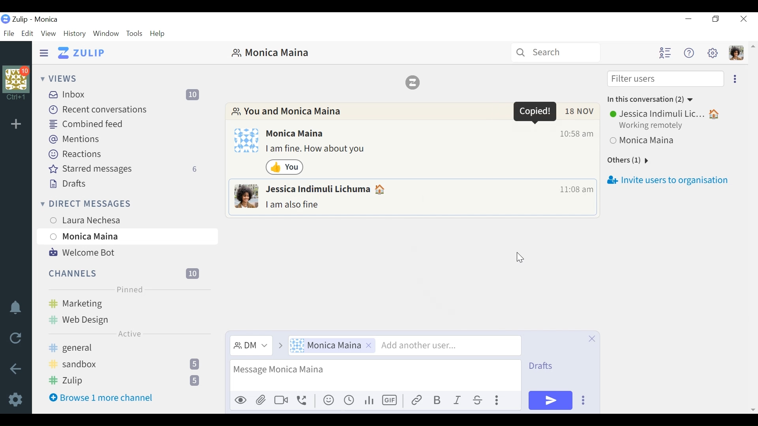 The width and height of the screenshot is (758, 426). Describe the element at coordinates (99, 109) in the screenshot. I see `Recent conversations` at that location.